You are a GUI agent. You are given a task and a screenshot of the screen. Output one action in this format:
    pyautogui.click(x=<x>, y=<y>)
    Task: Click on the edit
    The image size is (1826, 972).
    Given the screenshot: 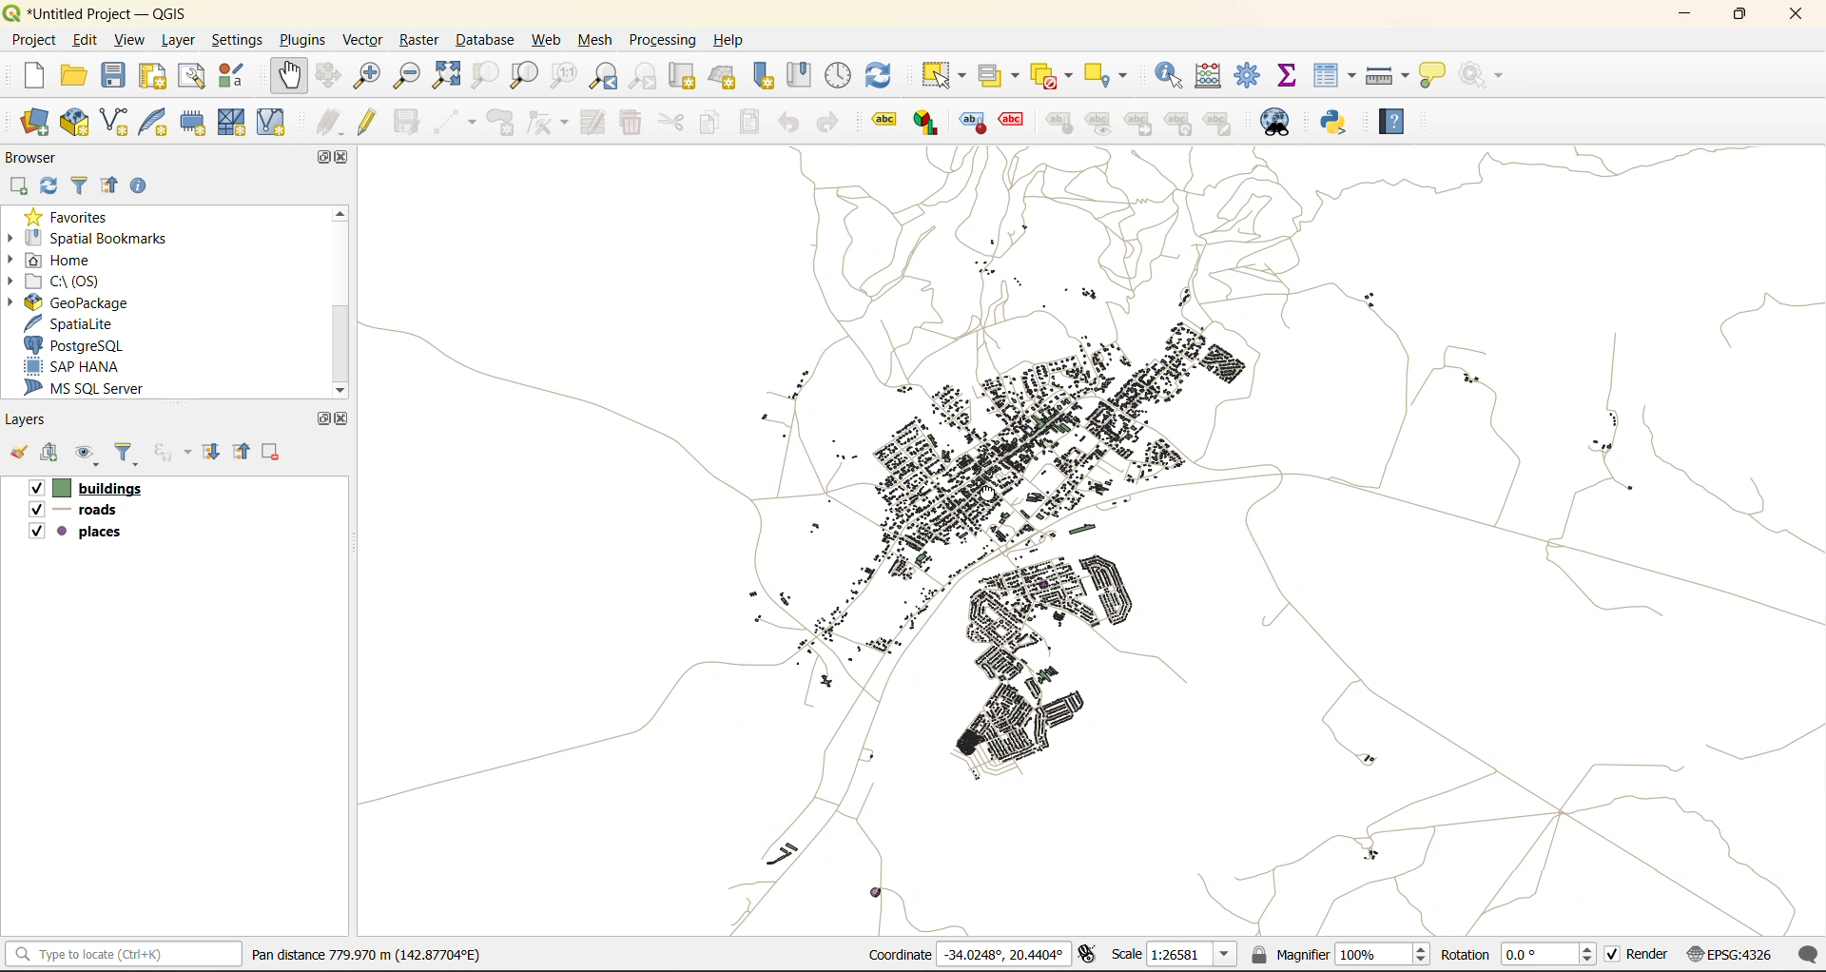 What is the action you would take?
    pyautogui.click(x=88, y=40)
    